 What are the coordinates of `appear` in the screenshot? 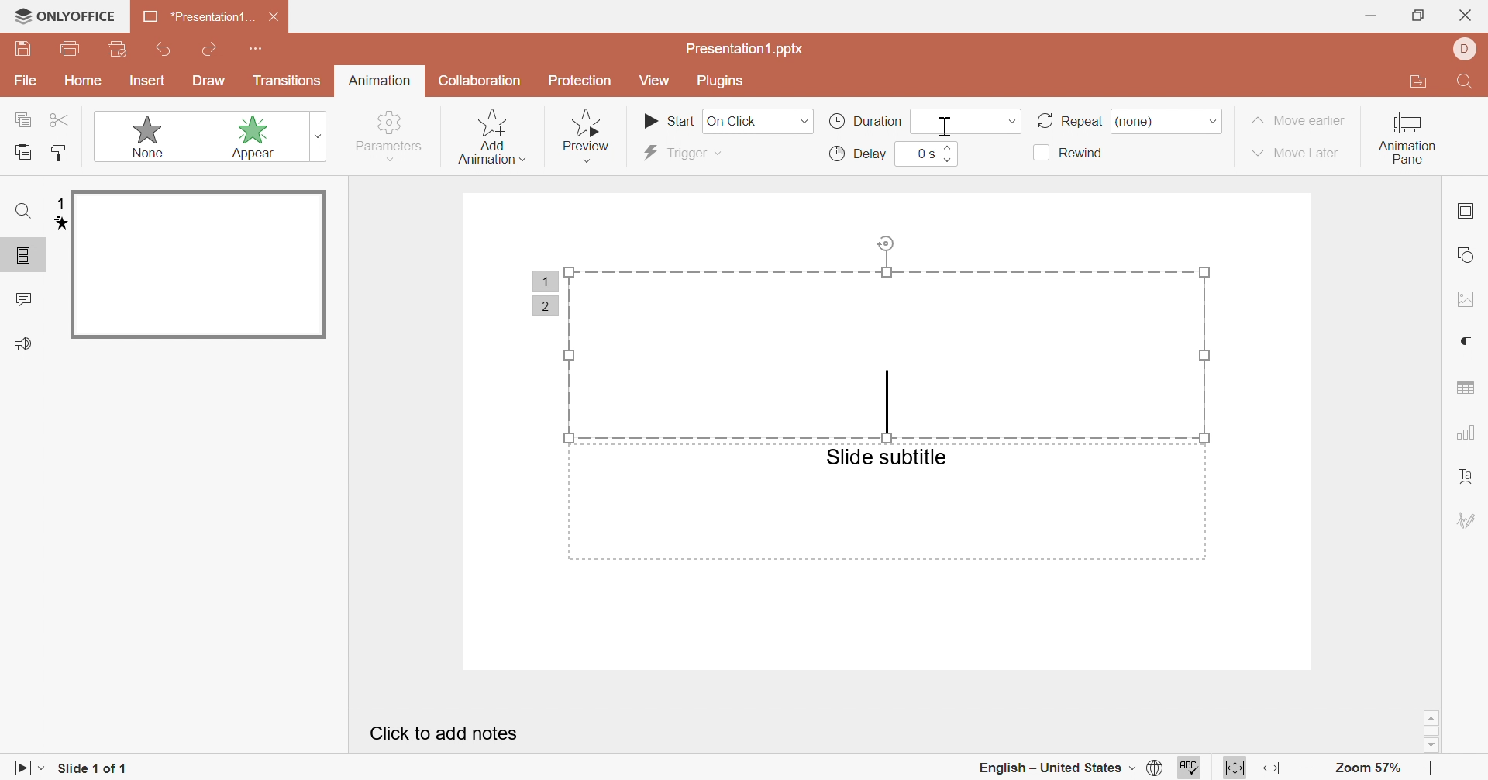 It's located at (251, 138).